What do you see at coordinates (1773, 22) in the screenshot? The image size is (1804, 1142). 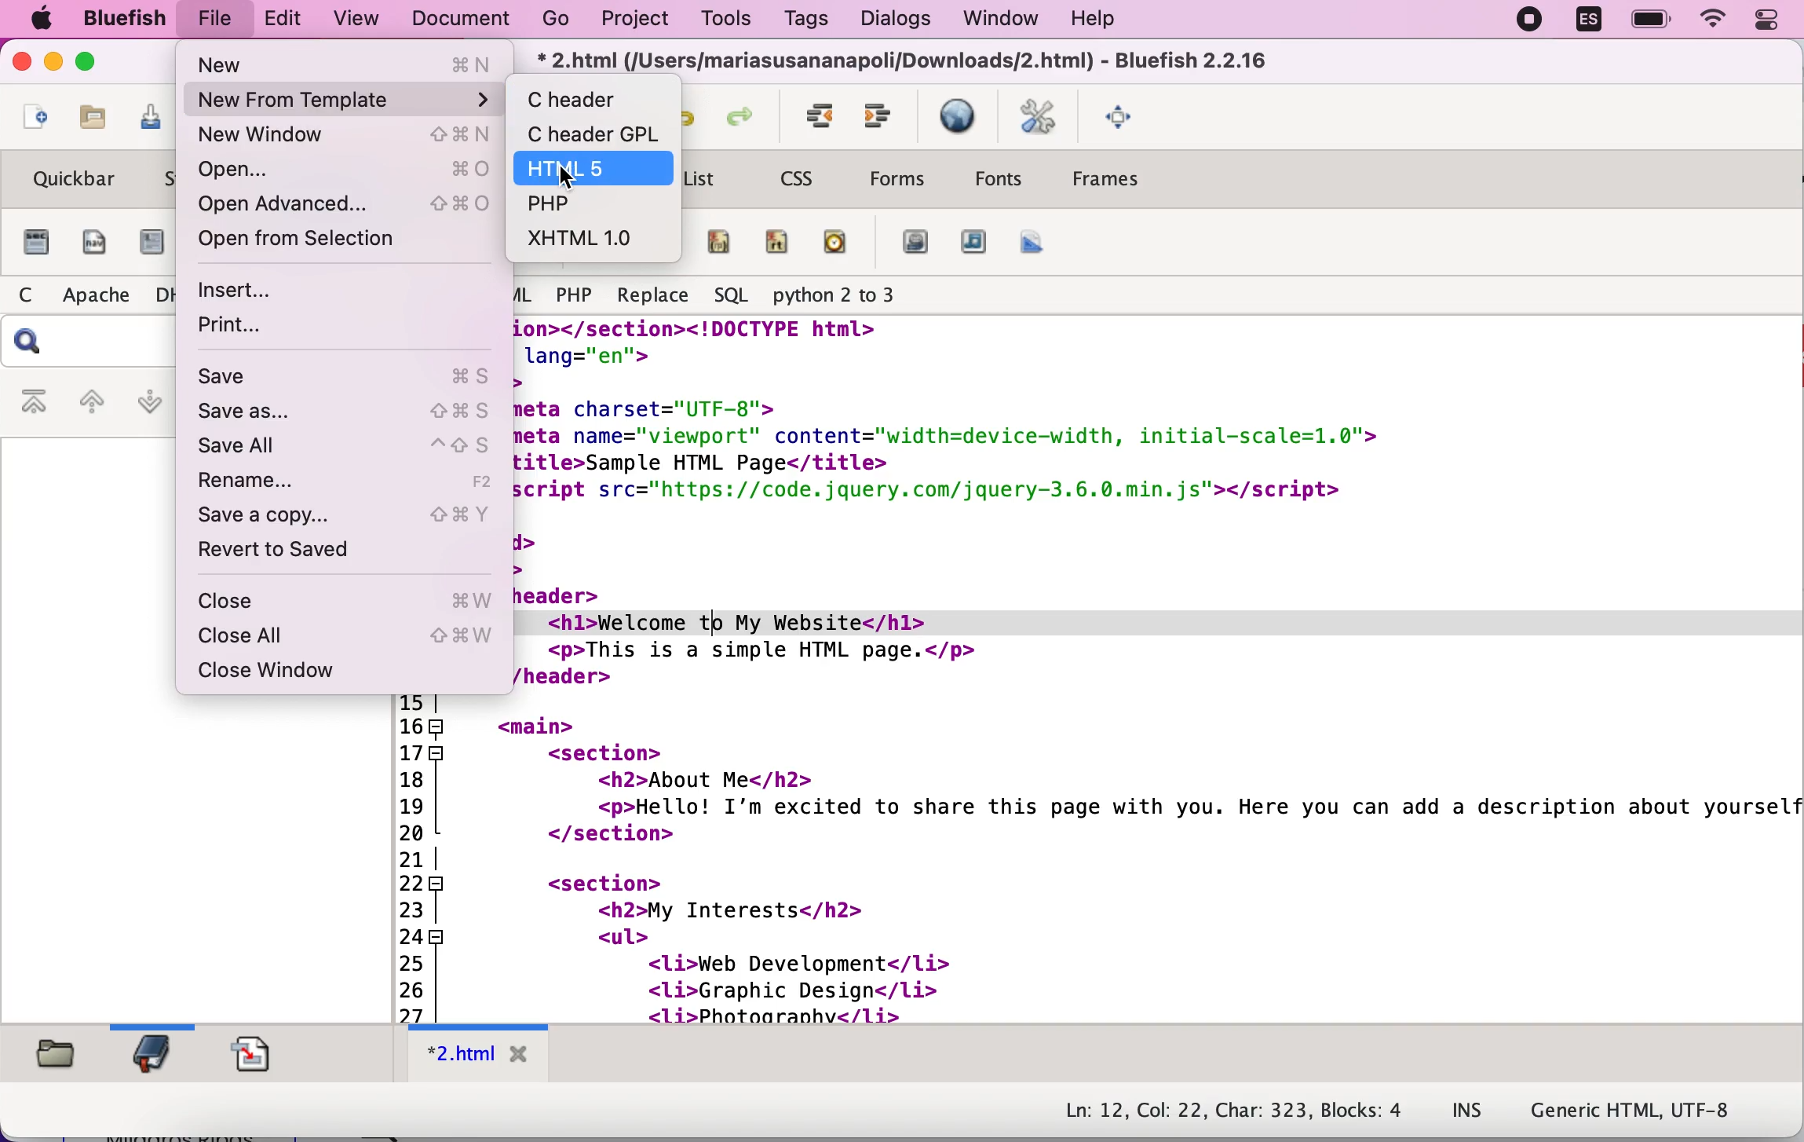 I see `panel control` at bounding box center [1773, 22].